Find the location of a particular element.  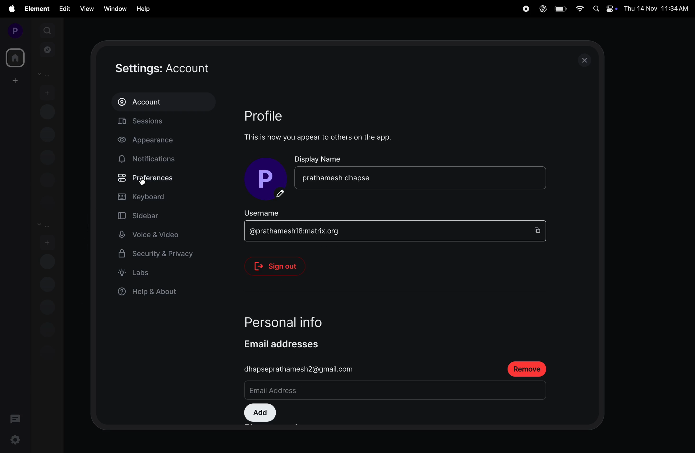

explore rooms is located at coordinates (48, 51).